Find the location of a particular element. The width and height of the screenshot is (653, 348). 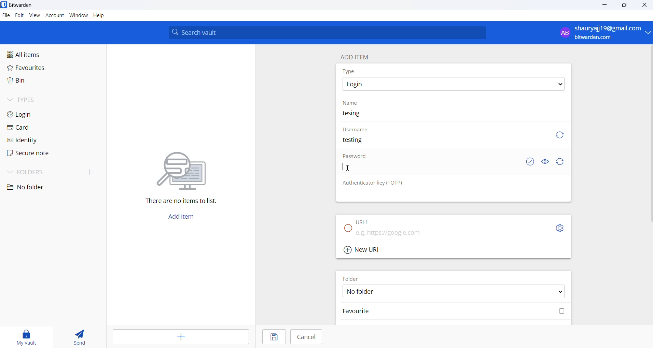

search bar is located at coordinates (330, 32).